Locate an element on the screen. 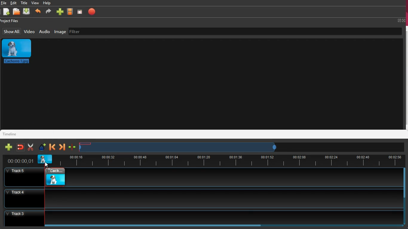 The height and width of the screenshot is (229, 408). title is located at coordinates (24, 3).